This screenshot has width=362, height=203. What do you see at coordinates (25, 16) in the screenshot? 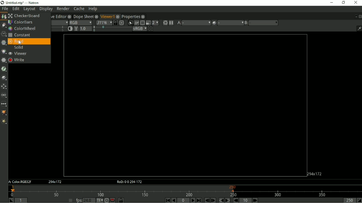
I see `Checker Board` at bounding box center [25, 16].